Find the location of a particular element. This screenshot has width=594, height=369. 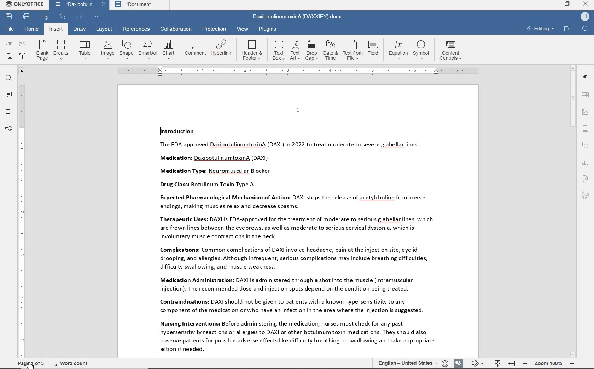

editing is located at coordinates (540, 29).